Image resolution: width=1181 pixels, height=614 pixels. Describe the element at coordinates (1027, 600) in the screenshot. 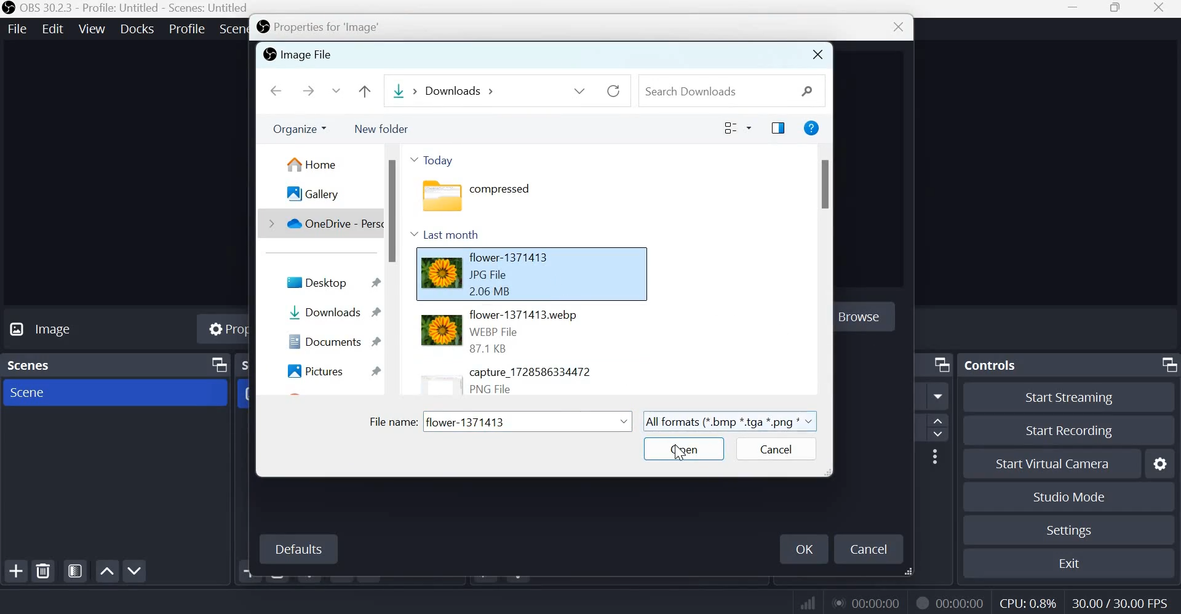

I see `CPU: 0.8%` at that location.